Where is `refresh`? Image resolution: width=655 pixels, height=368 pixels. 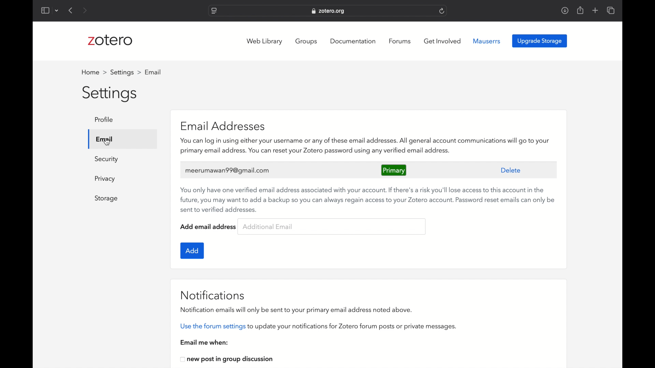 refresh is located at coordinates (442, 11).